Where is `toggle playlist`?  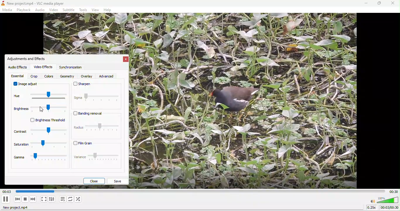
toggle playlist is located at coordinates (62, 199).